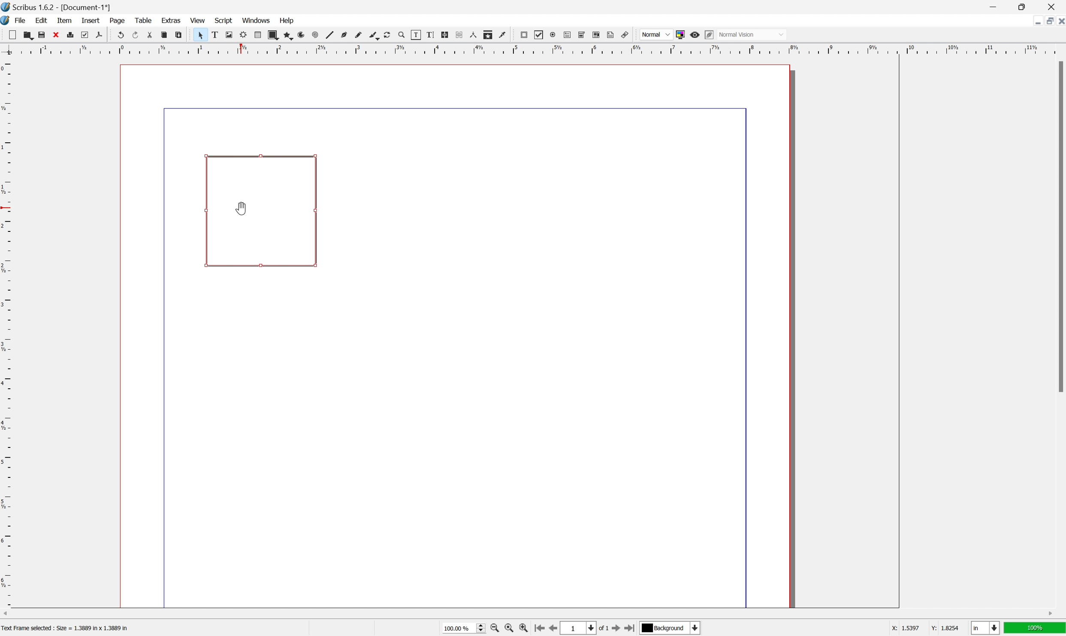 The height and width of the screenshot is (636, 1066). I want to click on bezier curve, so click(344, 35).